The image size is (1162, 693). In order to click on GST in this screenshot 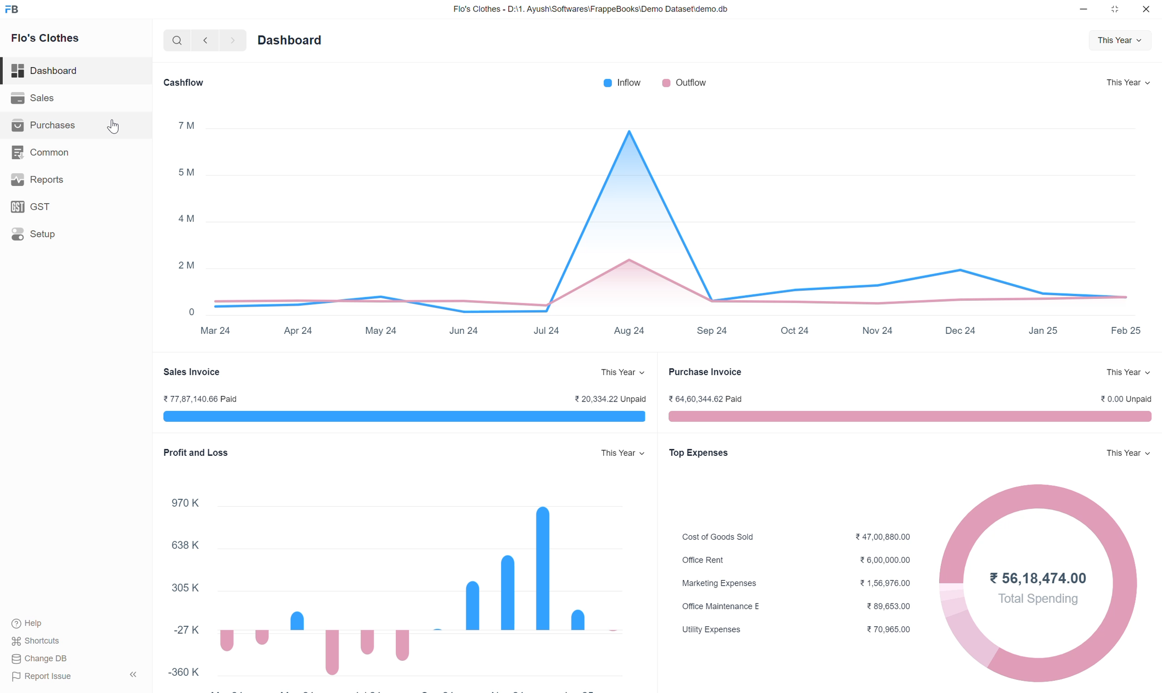, I will do `click(36, 207)`.